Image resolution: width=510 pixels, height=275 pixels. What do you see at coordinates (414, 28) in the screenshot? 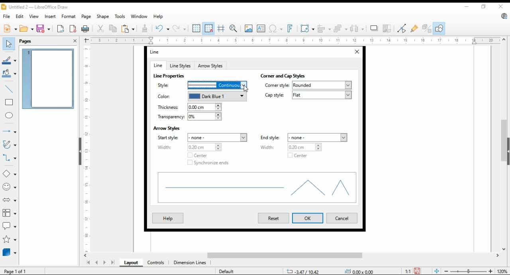
I see `show gluepoint functions` at bounding box center [414, 28].